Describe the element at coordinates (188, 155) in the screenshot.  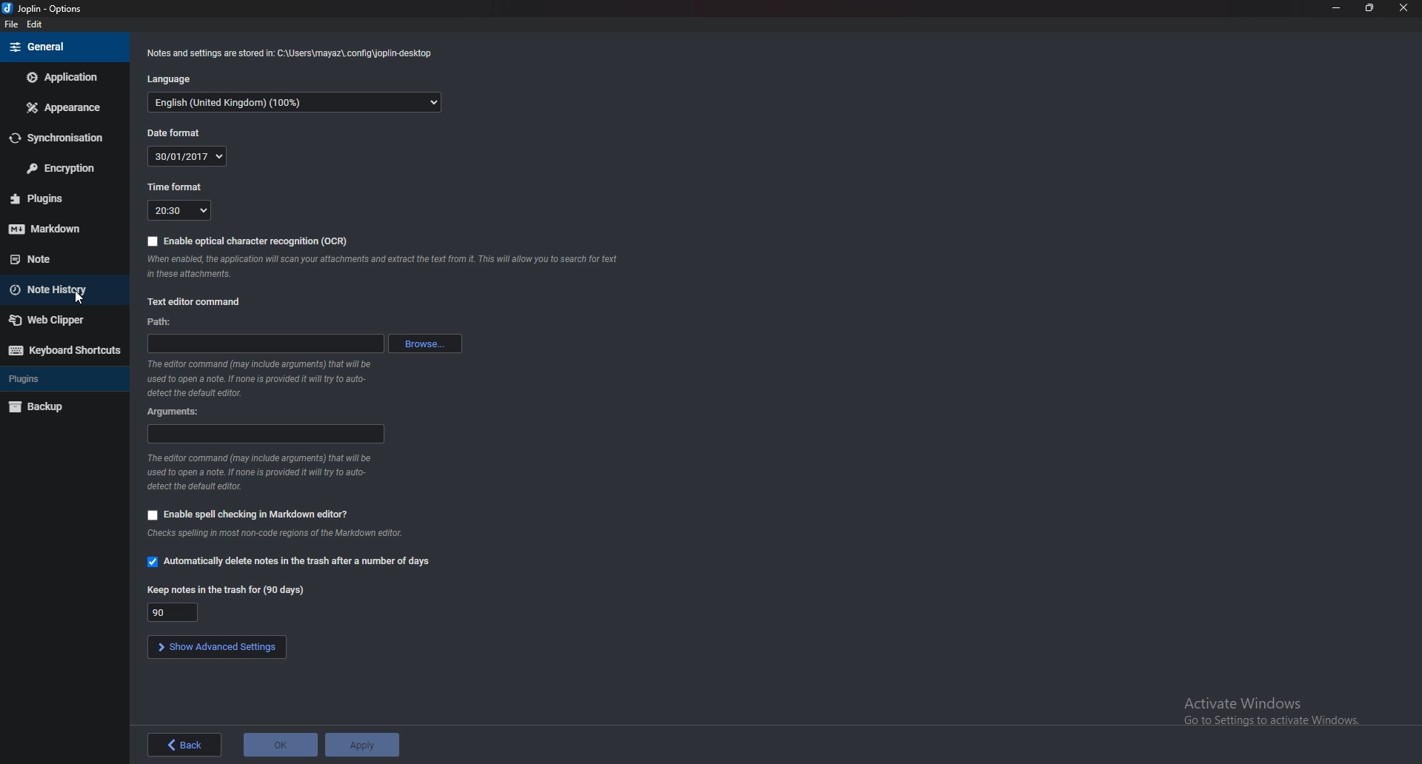
I see `Date format` at that location.